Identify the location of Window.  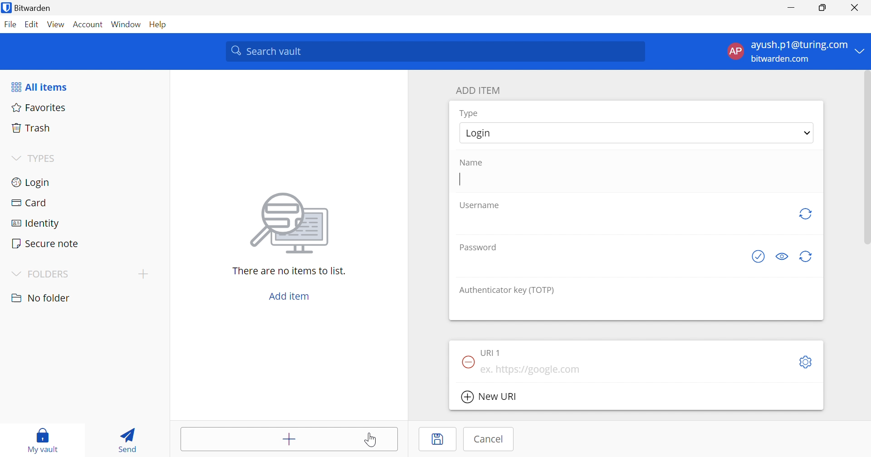
(126, 23).